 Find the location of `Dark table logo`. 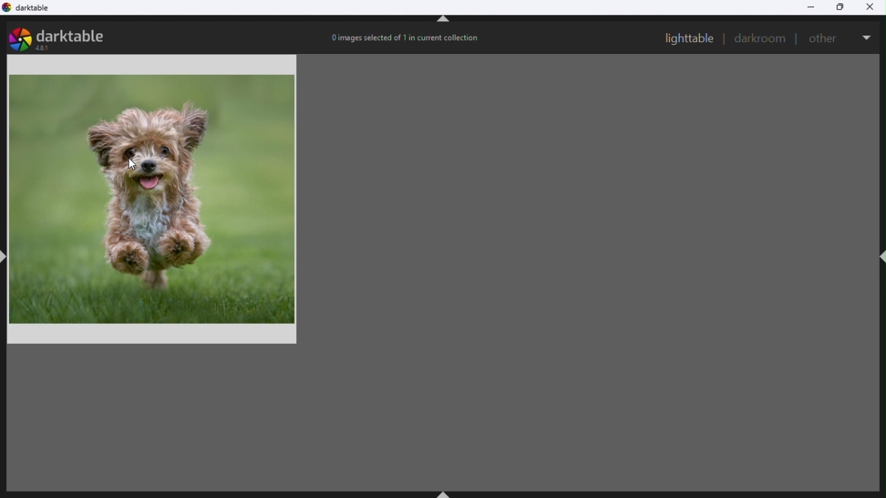

Dark table logo is located at coordinates (64, 36).